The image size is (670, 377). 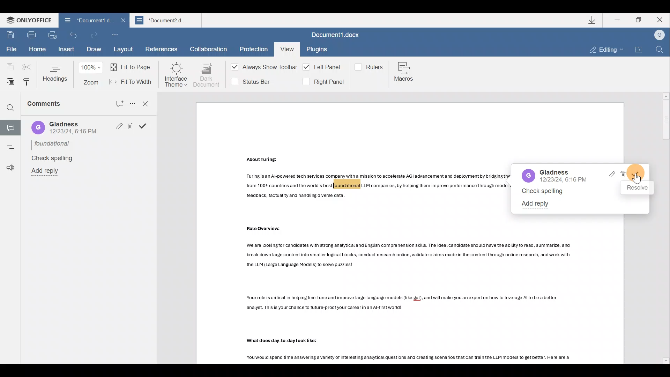 I want to click on , so click(x=265, y=228).